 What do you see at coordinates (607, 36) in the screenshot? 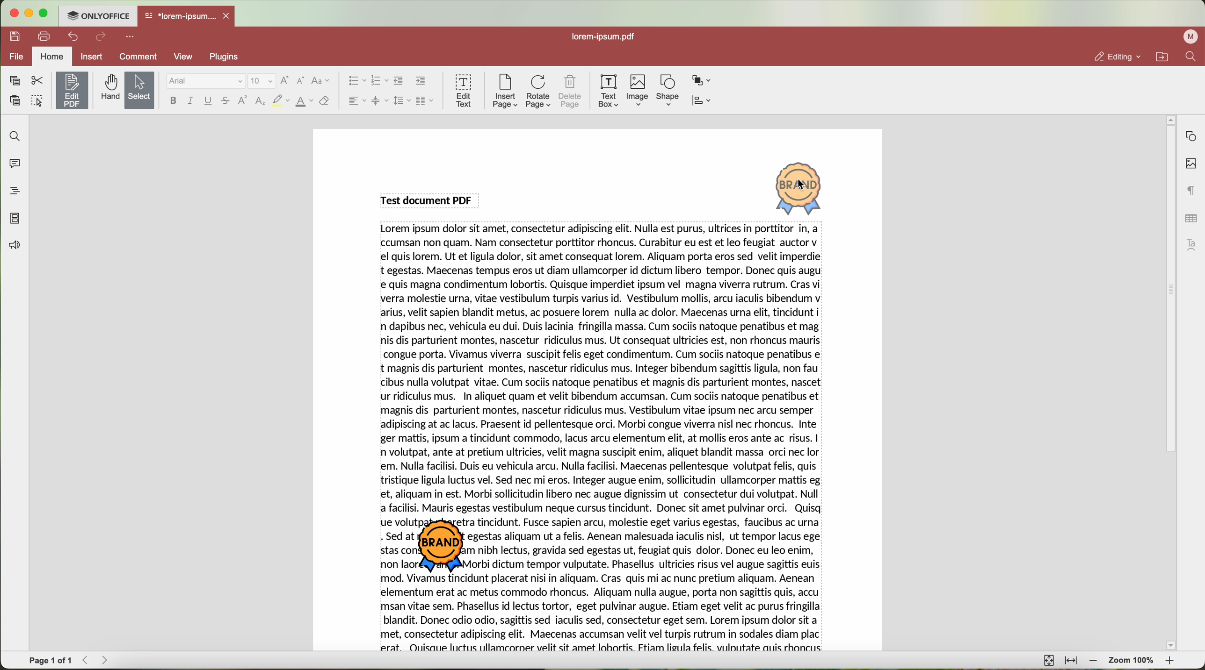
I see `lorem-ipsum.pdf` at bounding box center [607, 36].